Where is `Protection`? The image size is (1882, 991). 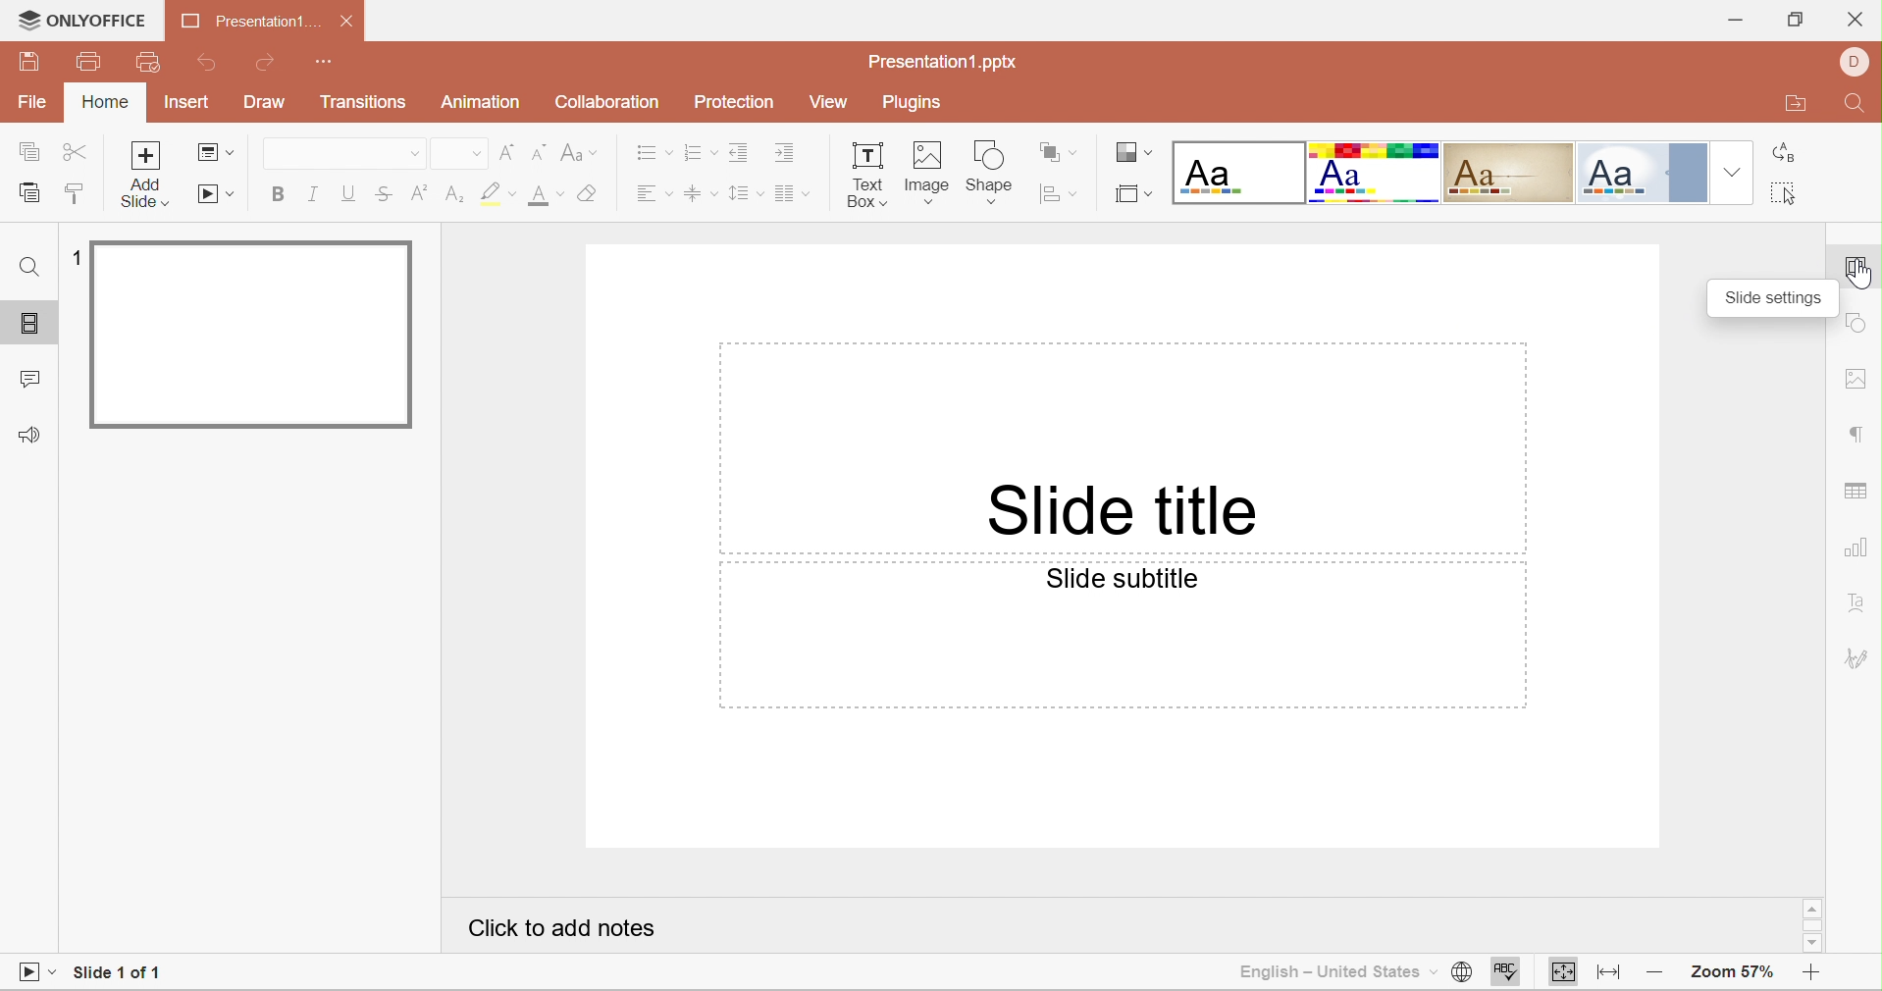
Protection is located at coordinates (737, 104).